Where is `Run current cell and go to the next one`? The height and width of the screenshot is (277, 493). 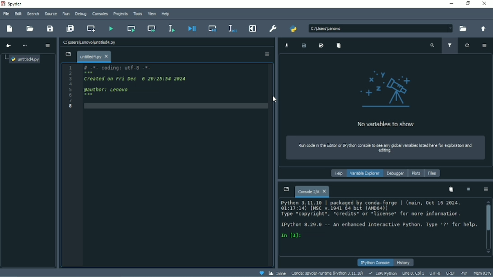
Run current cell and go to the next one is located at coordinates (153, 28).